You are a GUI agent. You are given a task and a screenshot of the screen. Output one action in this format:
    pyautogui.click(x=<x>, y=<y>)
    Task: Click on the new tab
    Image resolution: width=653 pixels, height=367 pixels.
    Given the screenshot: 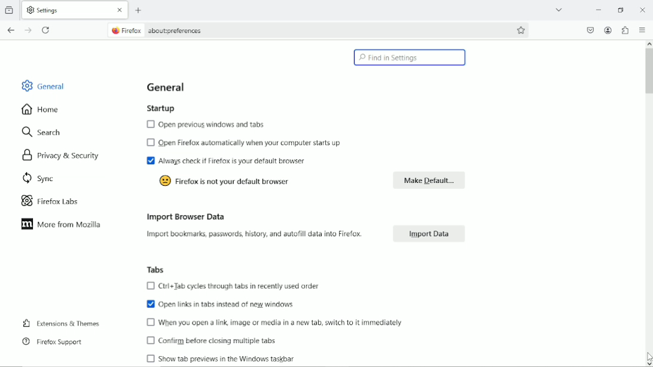 What is the action you would take?
    pyautogui.click(x=139, y=10)
    